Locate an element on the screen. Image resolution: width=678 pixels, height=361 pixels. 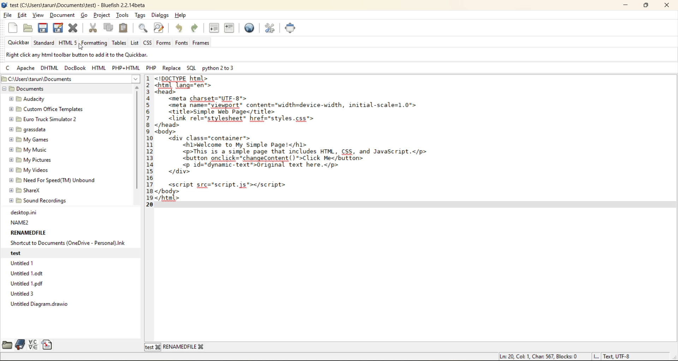
file name and app name is located at coordinates (83, 5).